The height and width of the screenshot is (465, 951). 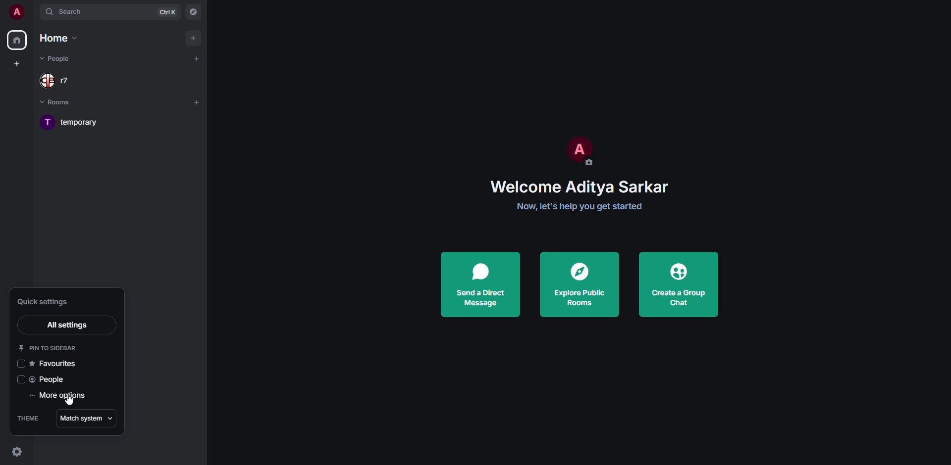 What do you see at coordinates (54, 364) in the screenshot?
I see `favorites` at bounding box center [54, 364].